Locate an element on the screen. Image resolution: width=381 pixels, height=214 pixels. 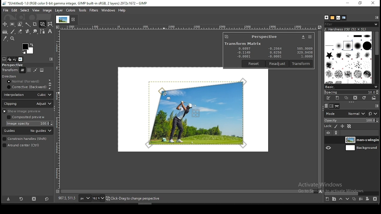
fuzzy select tool is located at coordinates (28, 25).